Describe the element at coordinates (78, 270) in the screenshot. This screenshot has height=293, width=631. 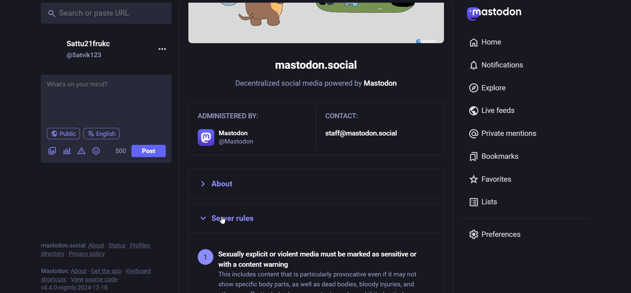
I see `about` at that location.